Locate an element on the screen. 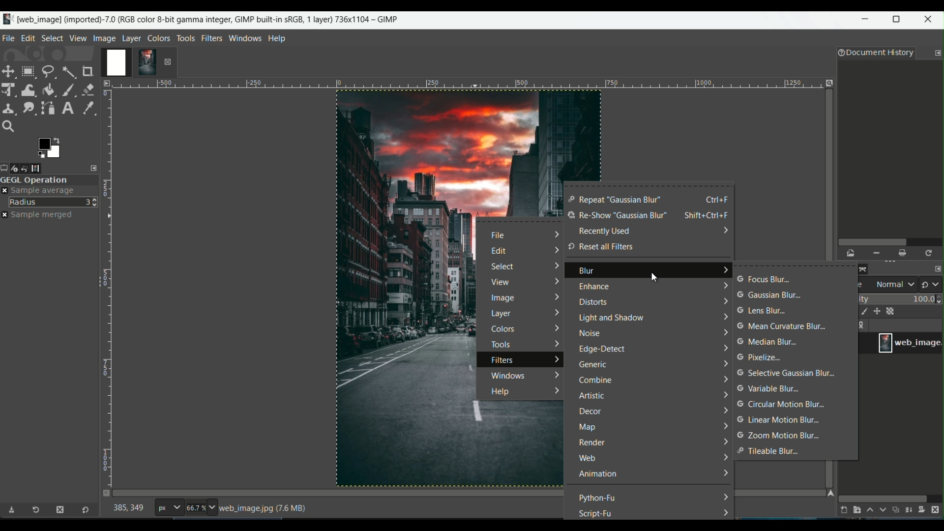 The image size is (944, 531). scroll bar is located at coordinates (883, 498).